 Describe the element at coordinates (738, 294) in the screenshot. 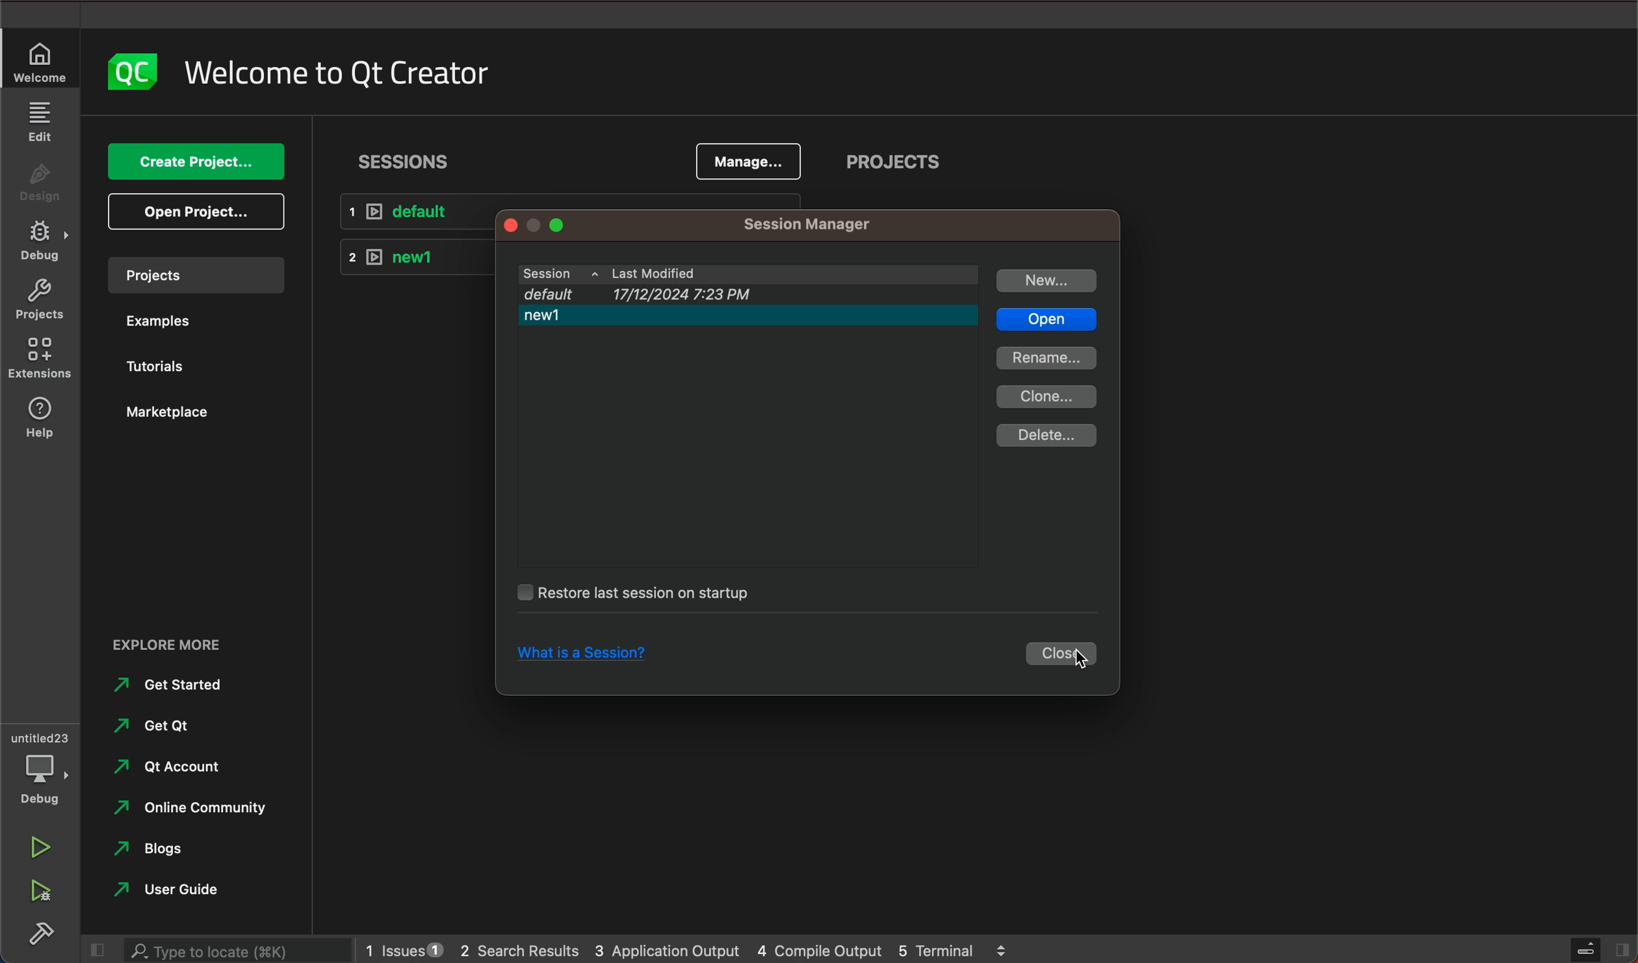

I see `default 17/12/2024 7:23pm` at that location.